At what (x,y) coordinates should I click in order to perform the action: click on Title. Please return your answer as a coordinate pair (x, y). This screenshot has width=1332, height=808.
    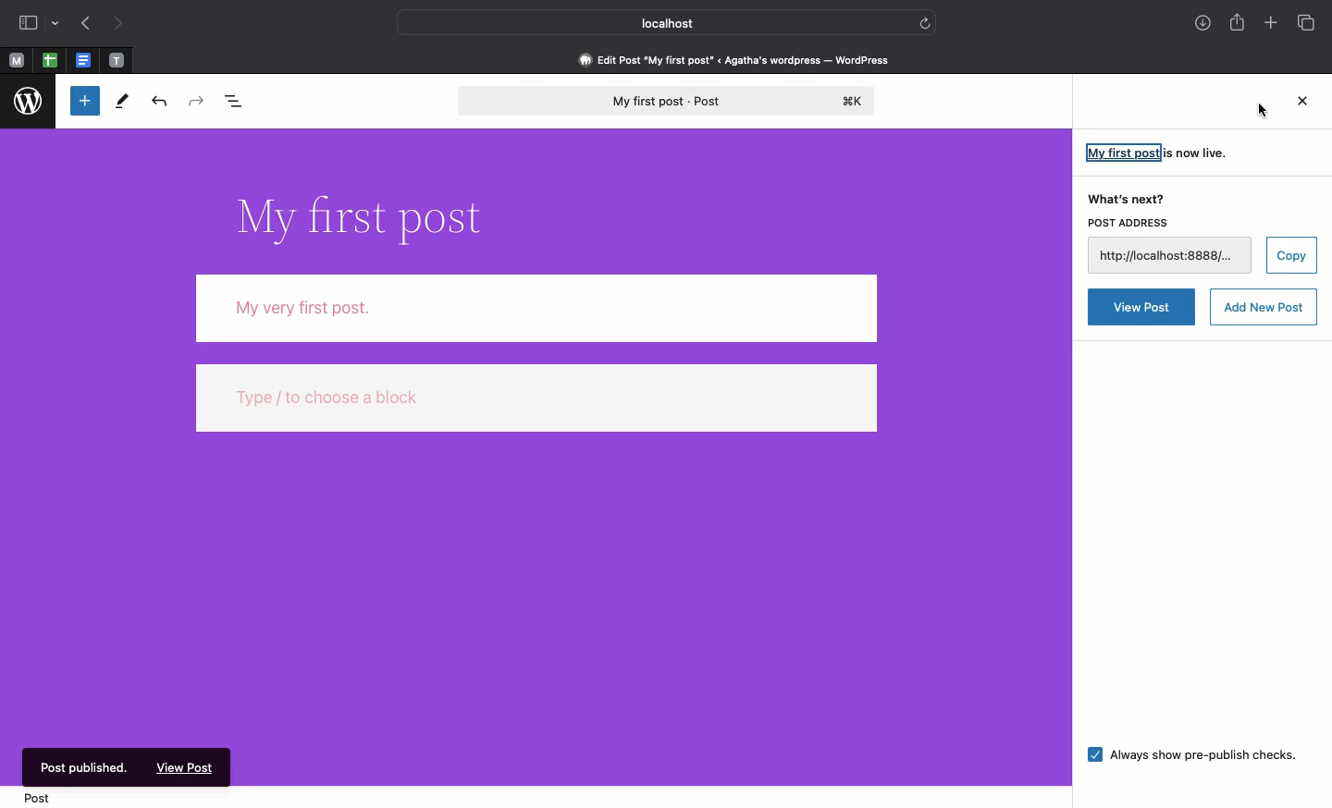
    Looking at the image, I should click on (370, 219).